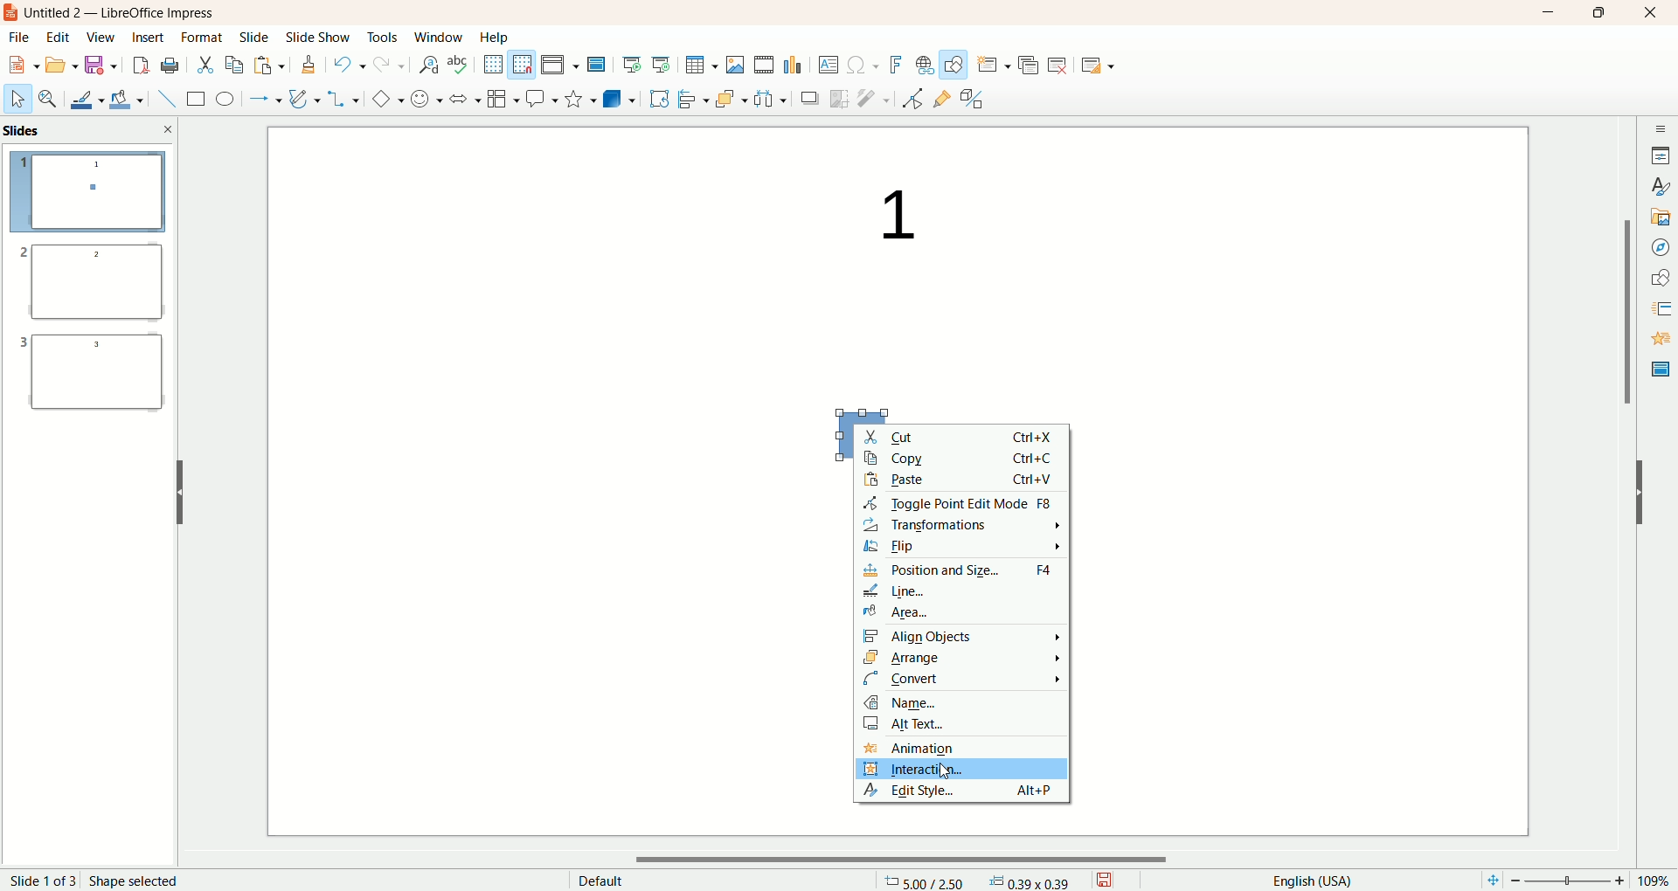  What do you see at coordinates (659, 98) in the screenshot?
I see `rotate` at bounding box center [659, 98].